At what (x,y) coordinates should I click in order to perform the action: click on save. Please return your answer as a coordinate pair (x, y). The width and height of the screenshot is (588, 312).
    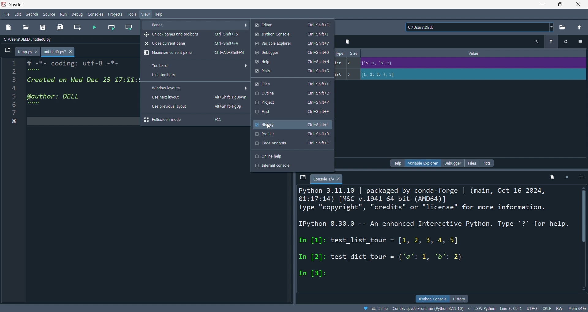
    Looking at the image, I should click on (42, 28).